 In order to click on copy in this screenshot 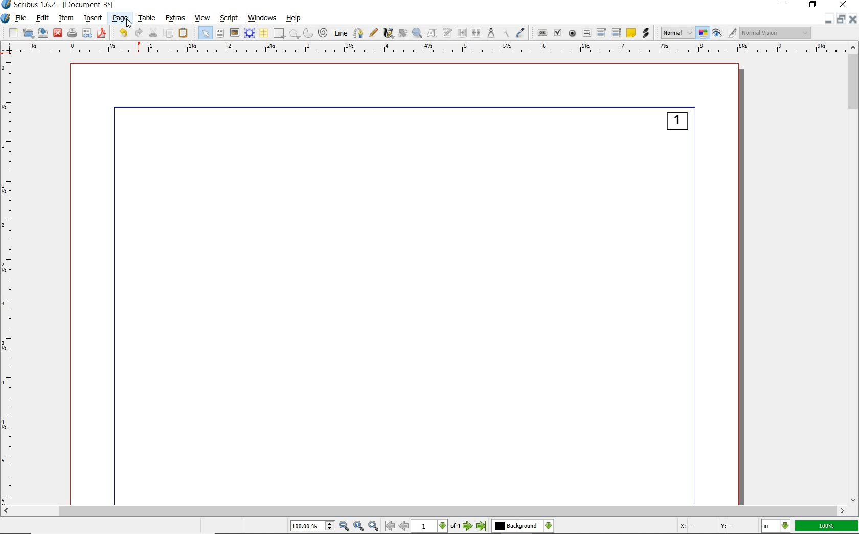, I will do `click(169, 33)`.